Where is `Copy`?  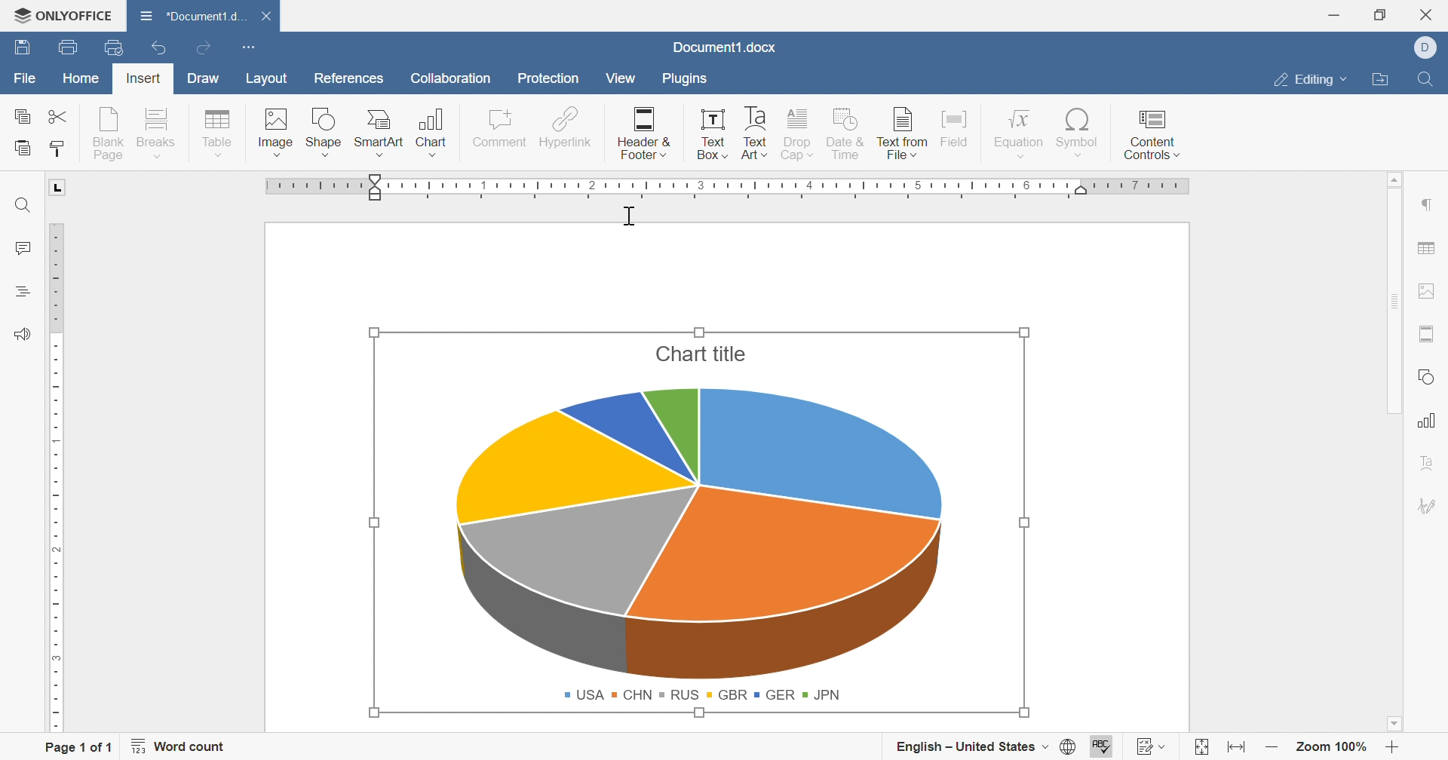
Copy is located at coordinates (21, 115).